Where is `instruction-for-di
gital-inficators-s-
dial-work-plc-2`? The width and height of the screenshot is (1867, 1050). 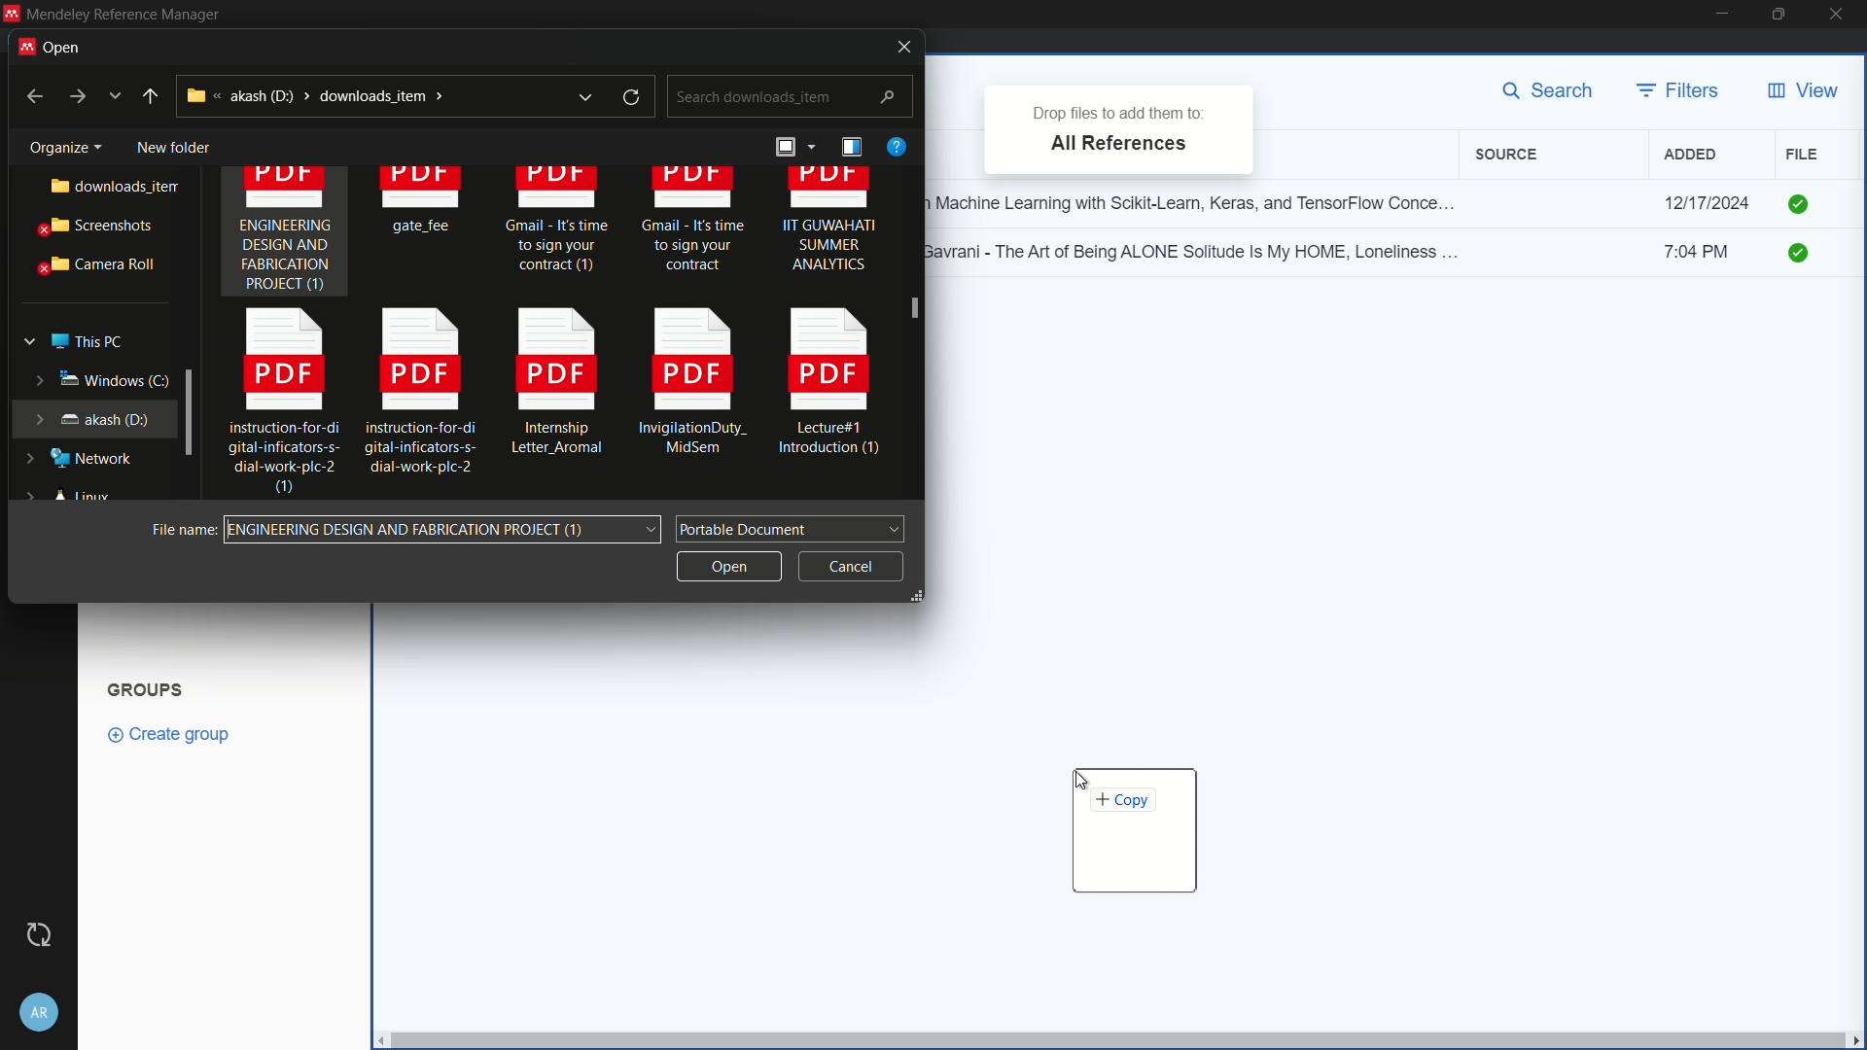 instruction-for-di
gital-inficators-s-
dial-work-plc-2 is located at coordinates (420, 390).